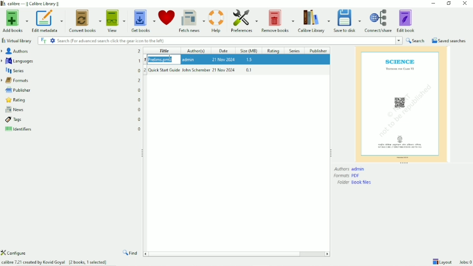  What do you see at coordinates (318, 50) in the screenshot?
I see `Publisher` at bounding box center [318, 50].